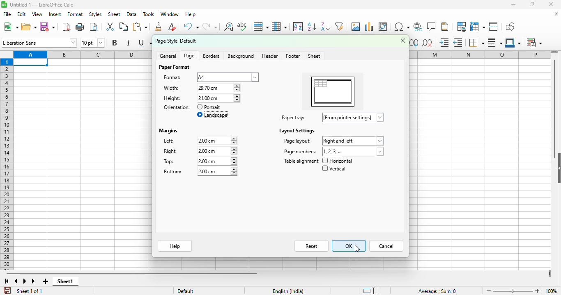  What do you see at coordinates (25, 281) in the screenshot?
I see `scroll to next sheet` at bounding box center [25, 281].